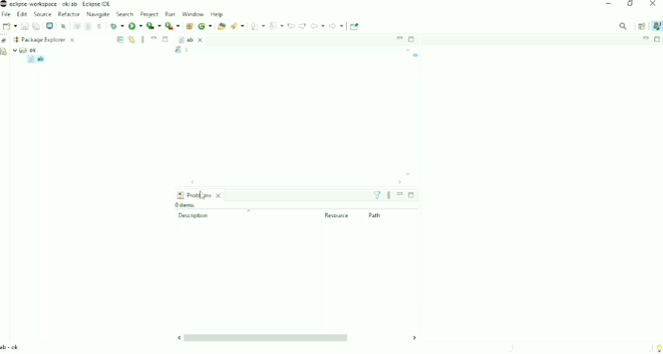  I want to click on Pin Editor, so click(355, 27).